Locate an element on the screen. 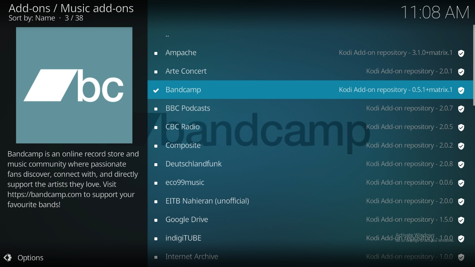  add on is located at coordinates (308, 128).